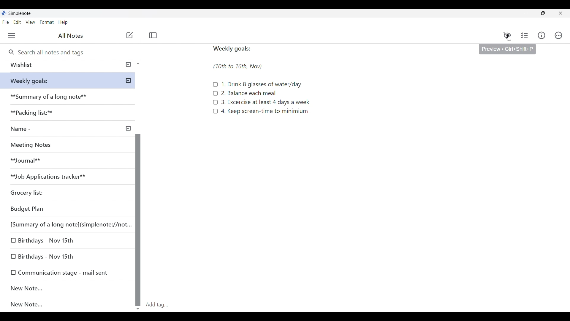  Describe the element at coordinates (47, 22) in the screenshot. I see `Format` at that location.